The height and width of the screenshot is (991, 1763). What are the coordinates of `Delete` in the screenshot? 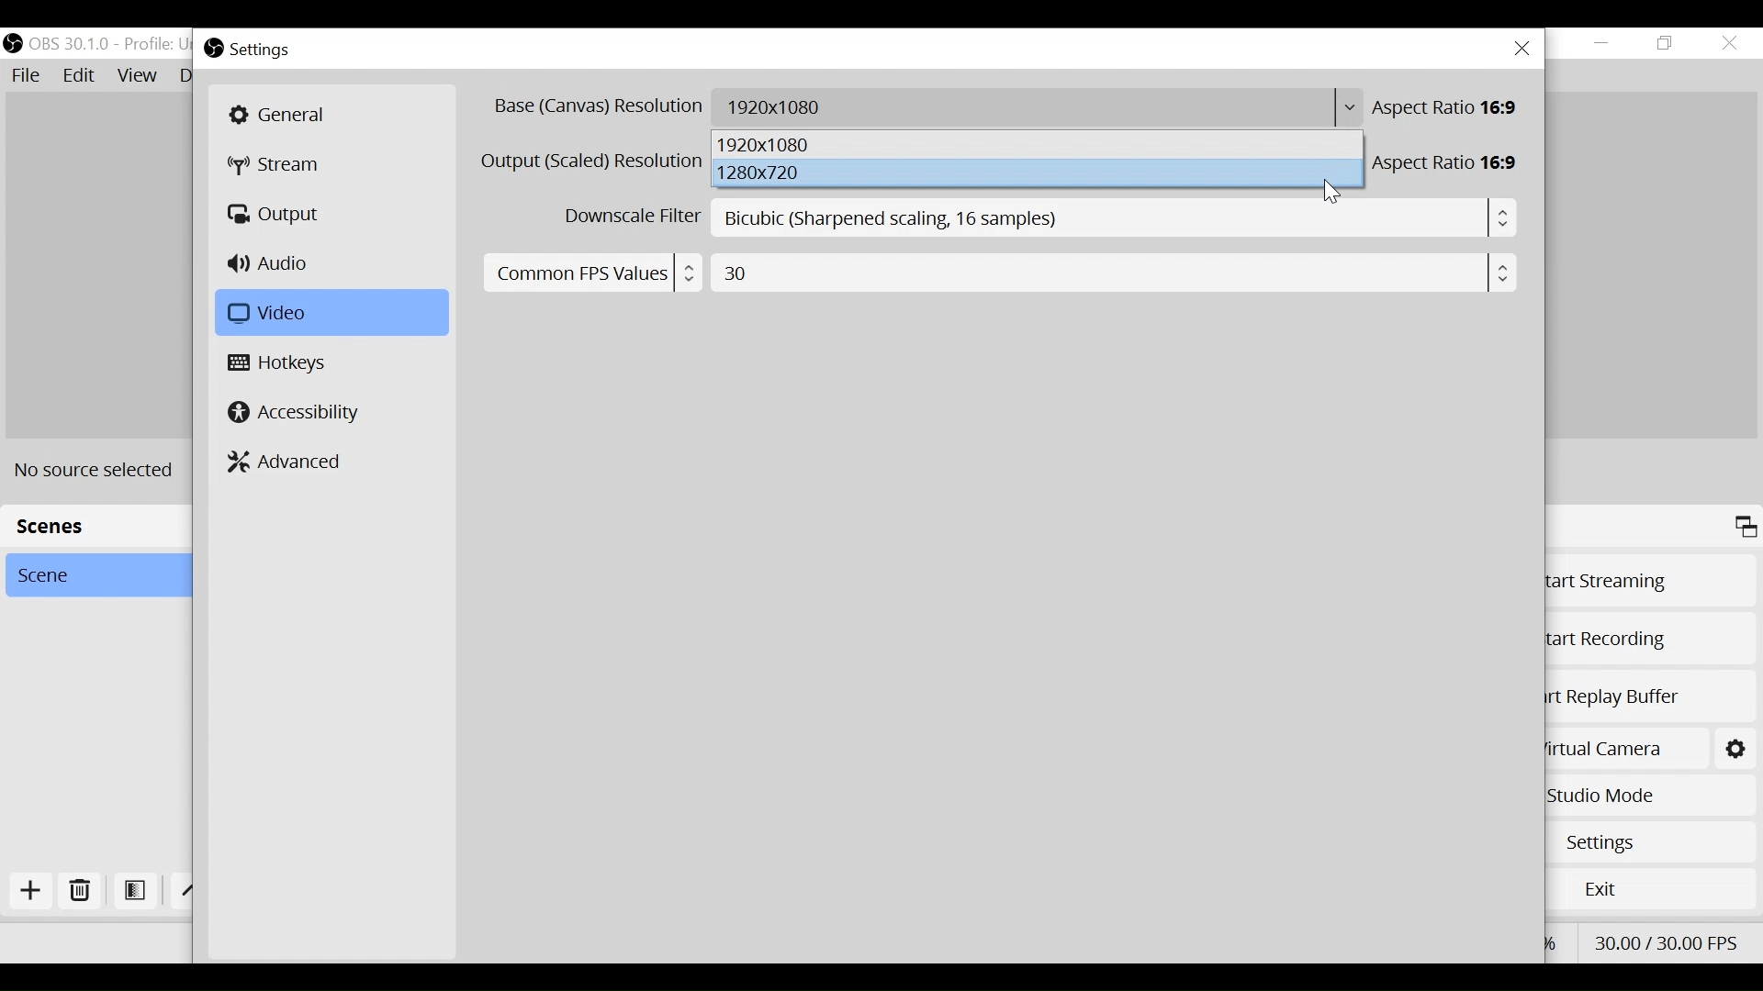 It's located at (80, 894).